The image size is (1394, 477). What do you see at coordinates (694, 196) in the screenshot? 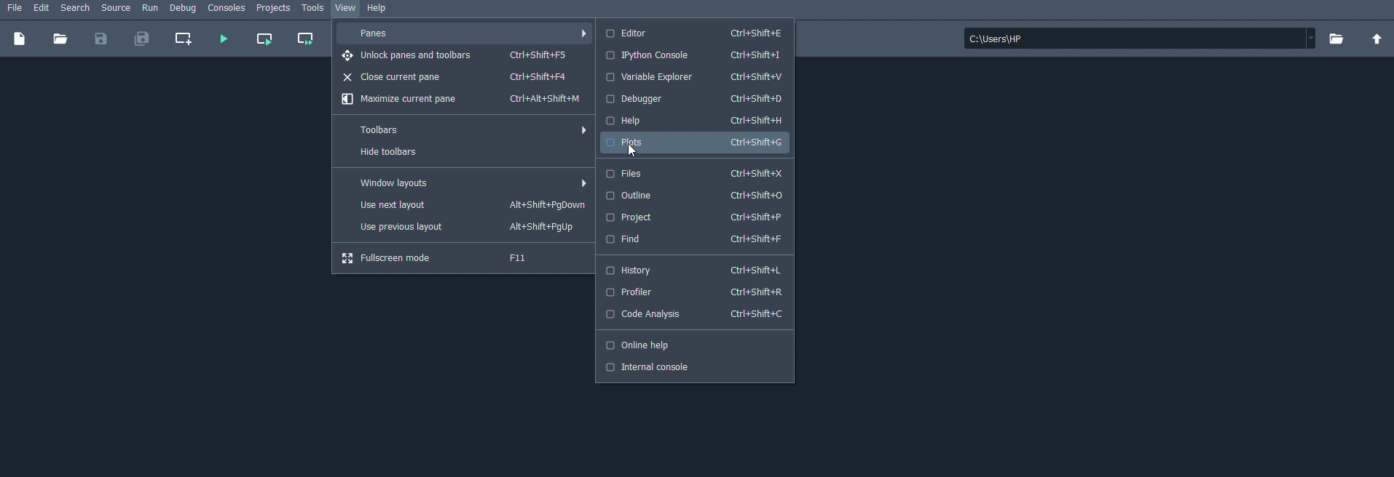
I see `Outline` at bounding box center [694, 196].